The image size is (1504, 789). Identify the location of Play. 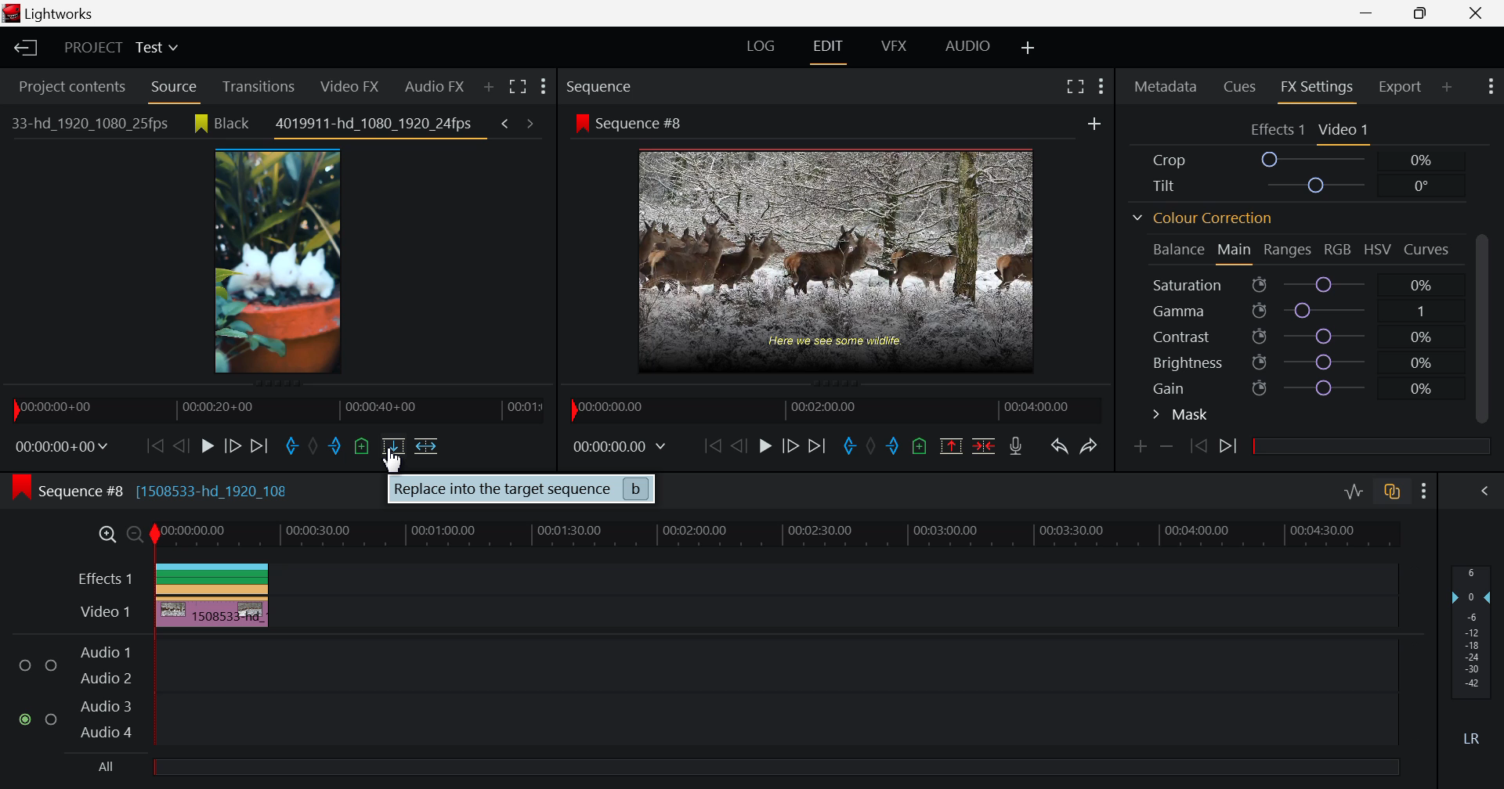
(205, 445).